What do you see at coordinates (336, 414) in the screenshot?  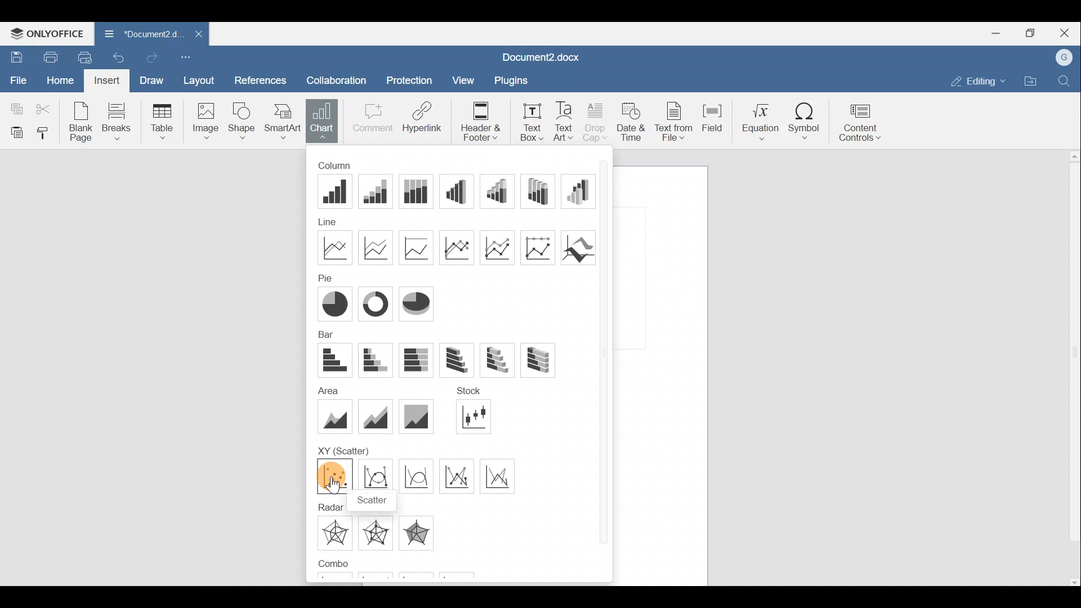 I see `Area` at bounding box center [336, 414].